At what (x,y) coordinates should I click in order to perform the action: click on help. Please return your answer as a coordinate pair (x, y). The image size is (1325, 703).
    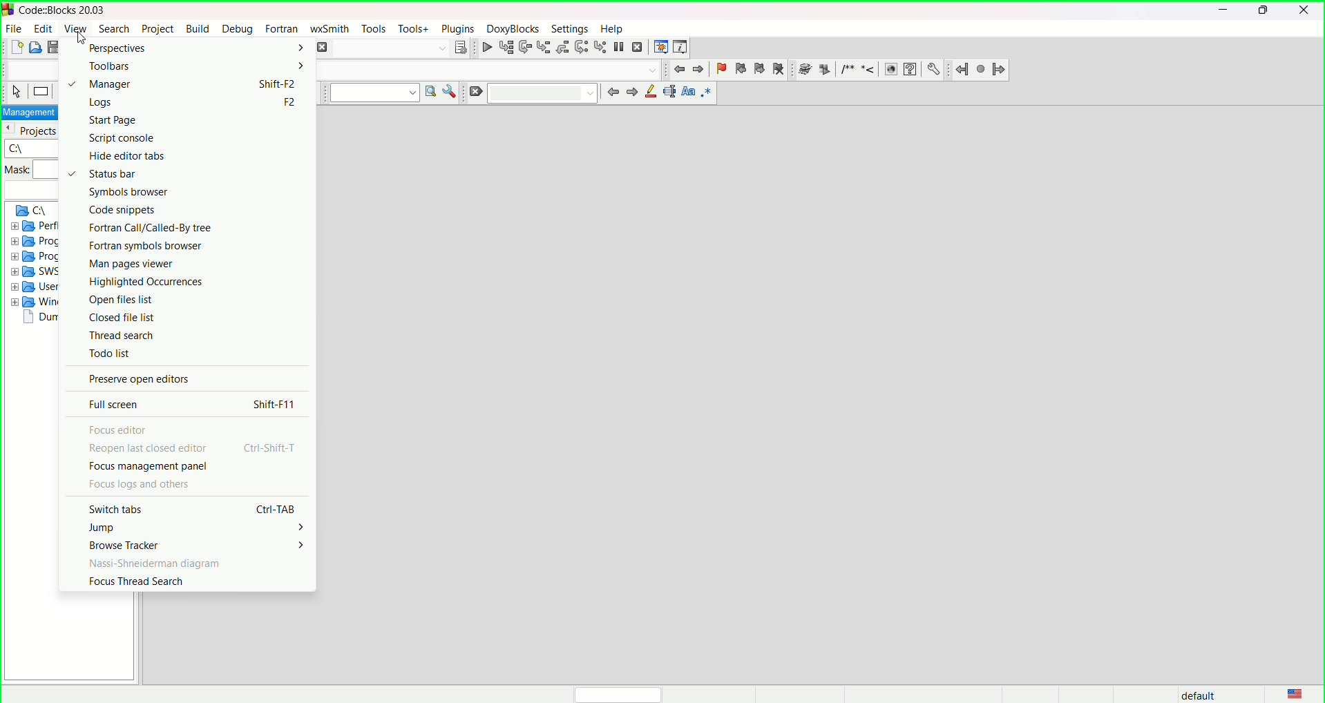
    Looking at the image, I should click on (613, 27).